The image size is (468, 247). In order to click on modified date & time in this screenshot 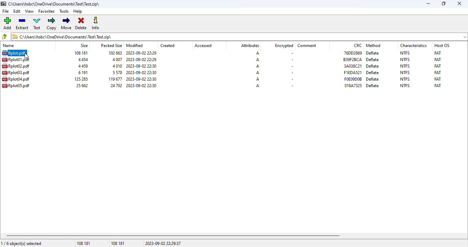, I will do `click(141, 59)`.